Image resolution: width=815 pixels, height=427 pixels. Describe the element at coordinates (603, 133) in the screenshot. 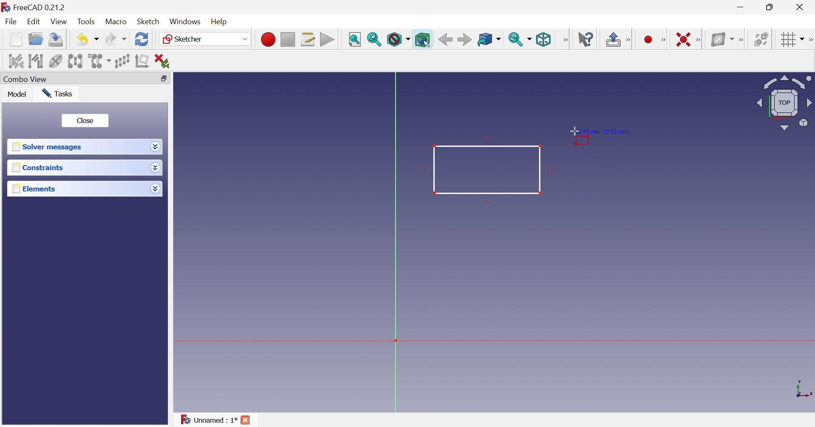

I see `9.10 mm , 10.53 mm` at that location.